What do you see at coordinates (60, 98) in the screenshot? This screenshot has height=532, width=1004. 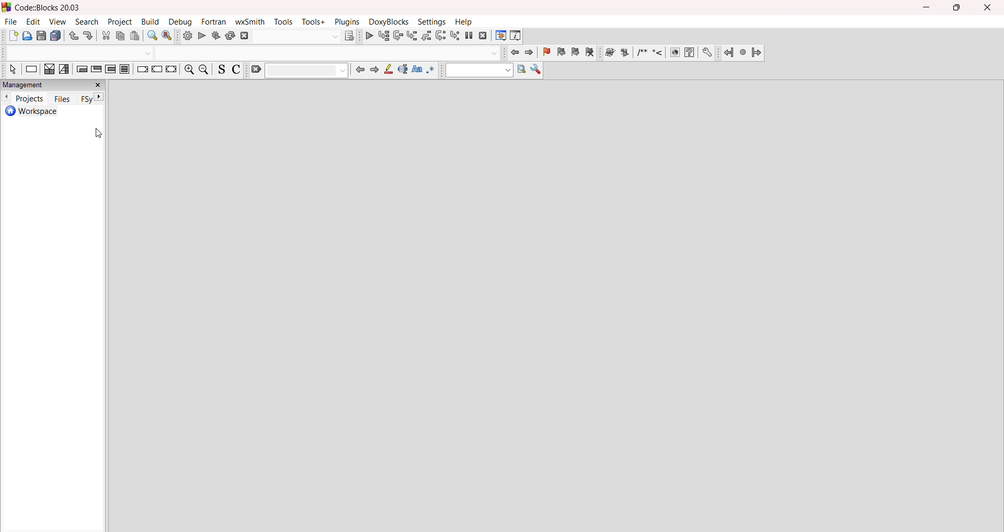 I see `files` at bounding box center [60, 98].